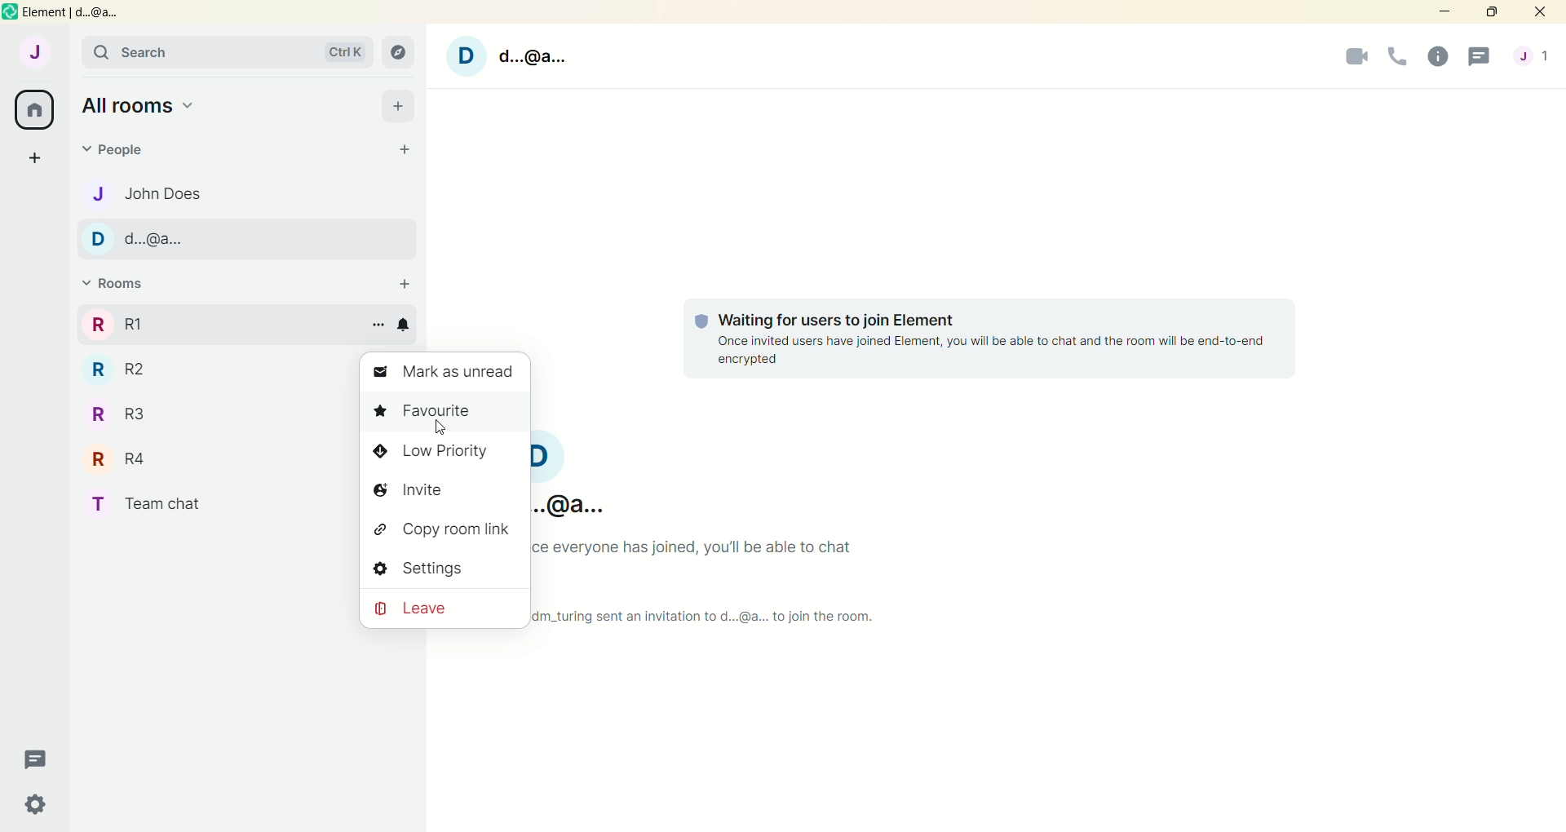  Describe the element at coordinates (1398, 55) in the screenshot. I see `Calling ` at that location.